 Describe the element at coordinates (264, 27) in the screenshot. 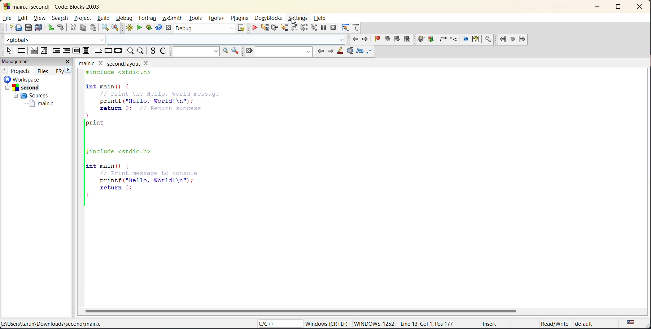

I see `run to cursor` at that location.